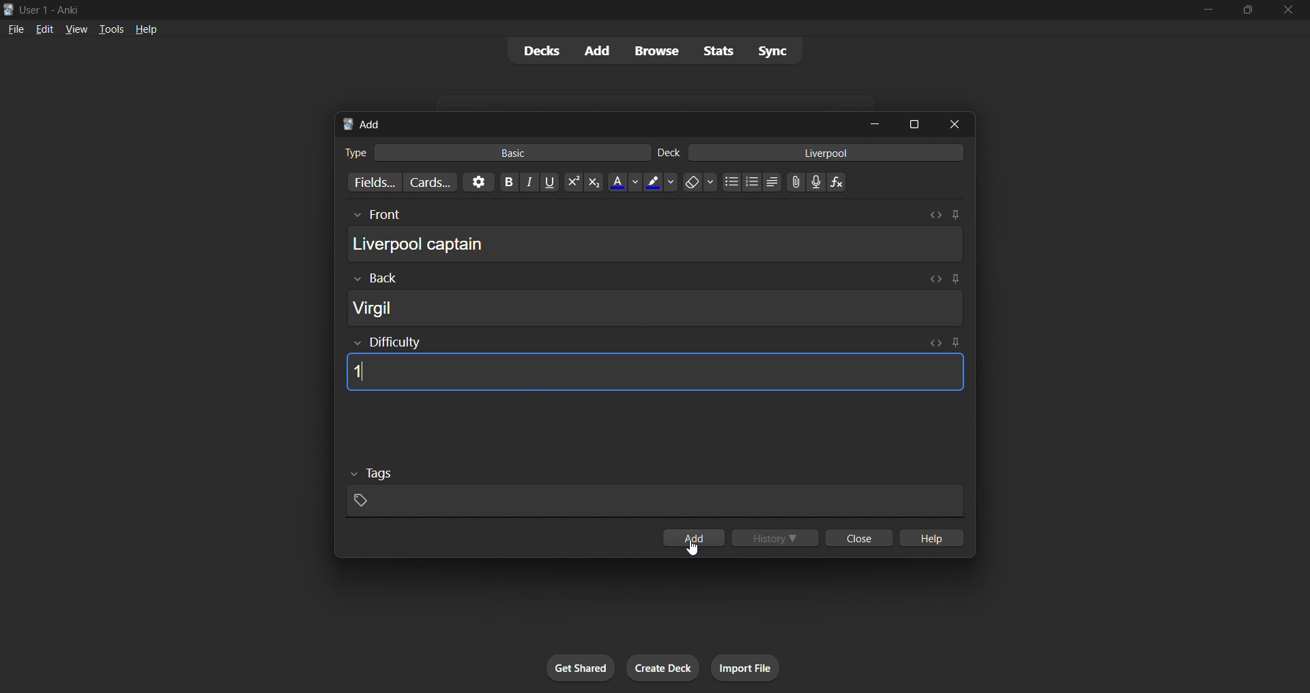 The image size is (1310, 693). I want to click on stats, so click(718, 50).